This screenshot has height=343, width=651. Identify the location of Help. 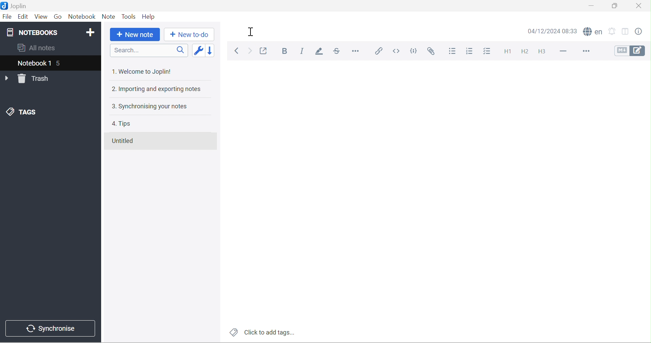
(149, 17).